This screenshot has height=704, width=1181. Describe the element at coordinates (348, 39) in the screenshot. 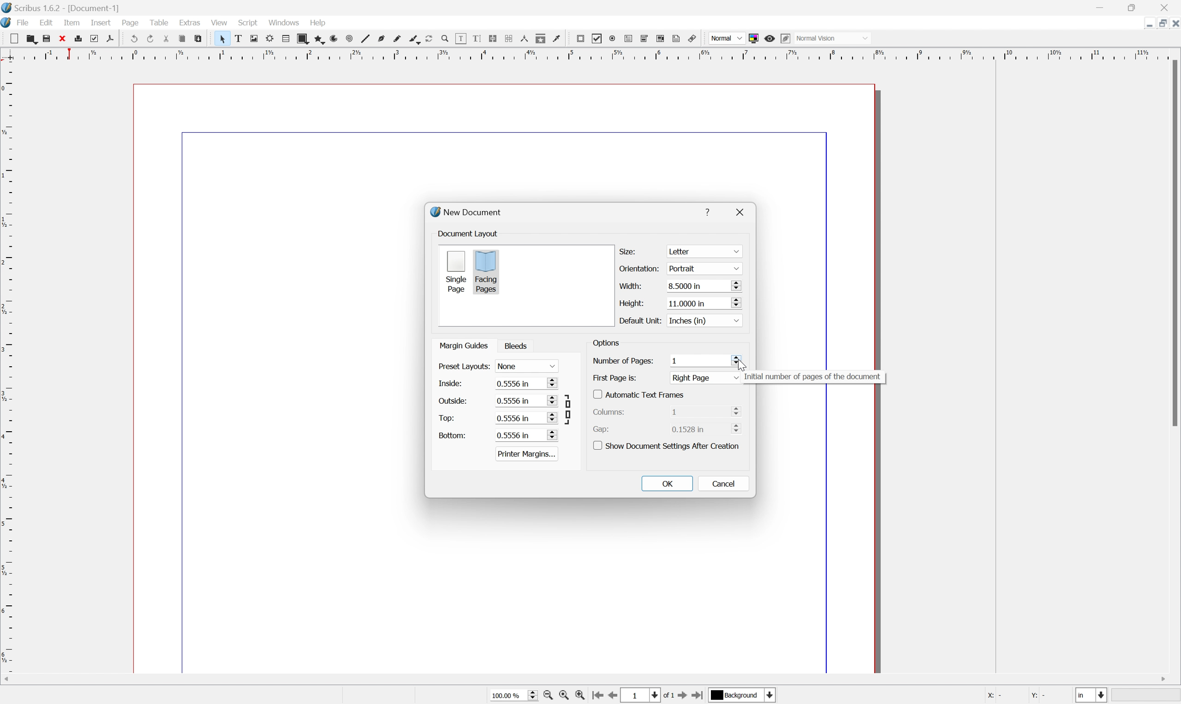

I see `Spiral` at that location.